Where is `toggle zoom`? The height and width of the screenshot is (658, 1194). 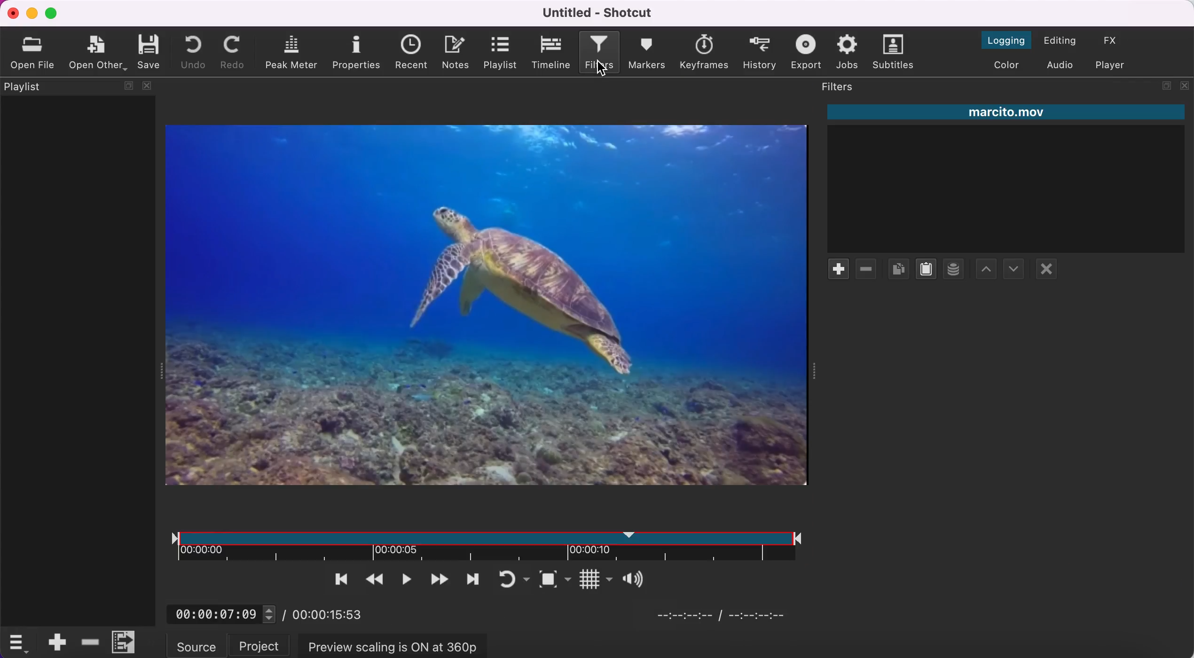
toggle zoom is located at coordinates (537, 579).